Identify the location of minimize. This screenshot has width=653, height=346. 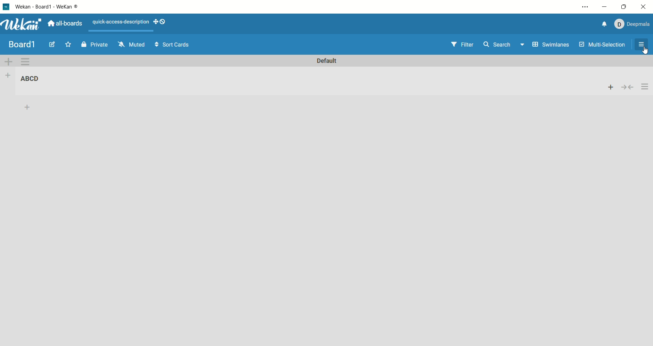
(604, 6).